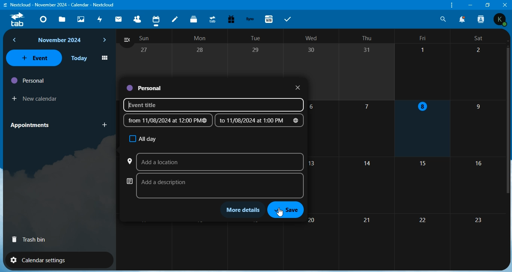  What do you see at coordinates (288, 19) in the screenshot?
I see `tabs` at bounding box center [288, 19].